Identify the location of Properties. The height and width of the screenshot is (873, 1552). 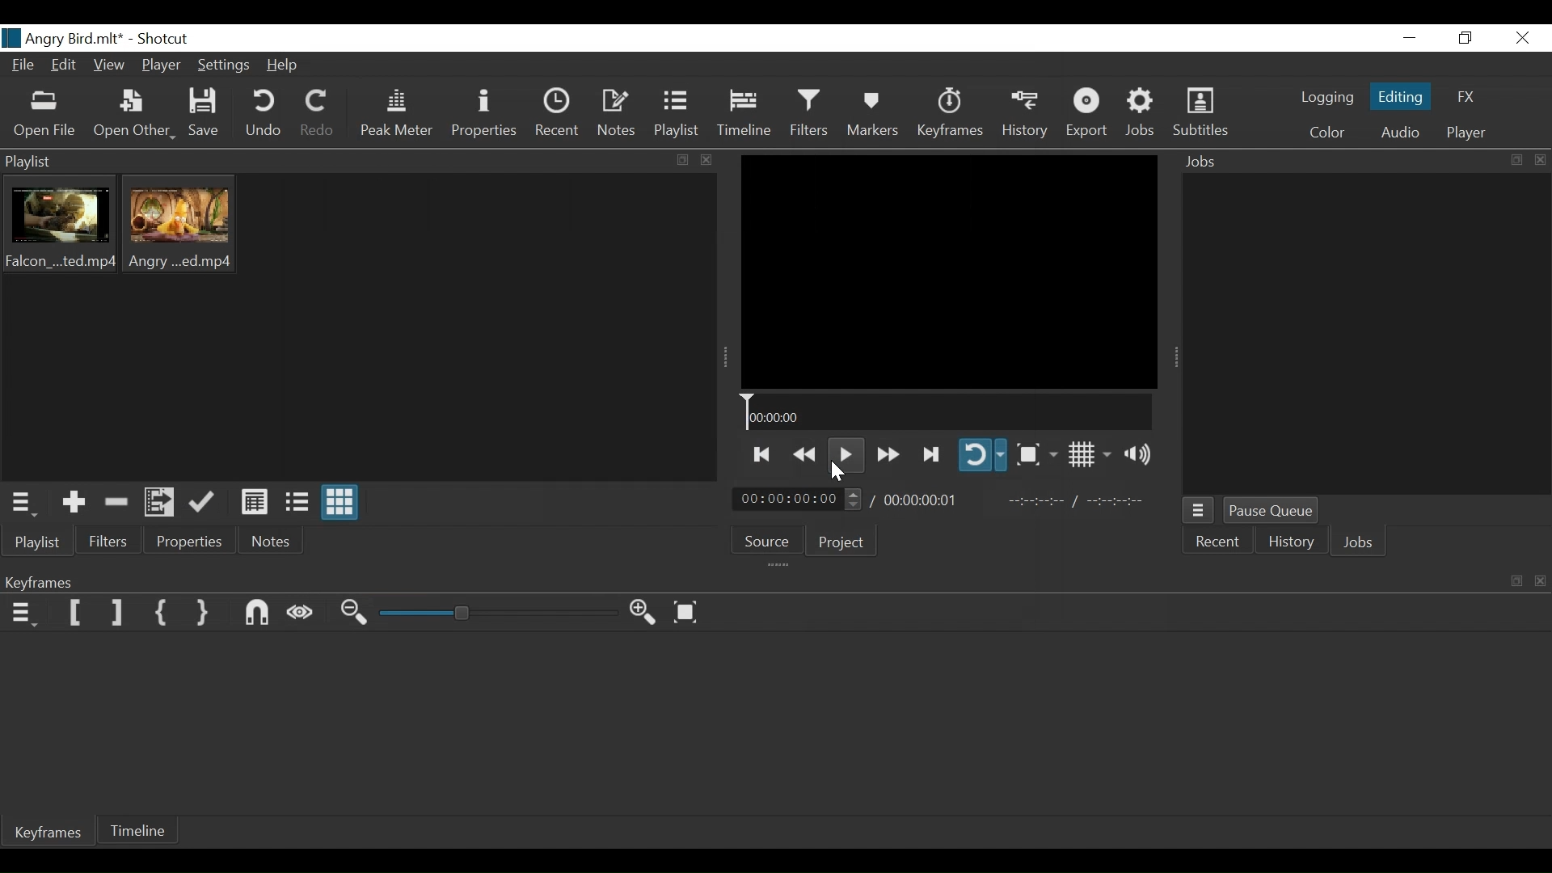
(487, 115).